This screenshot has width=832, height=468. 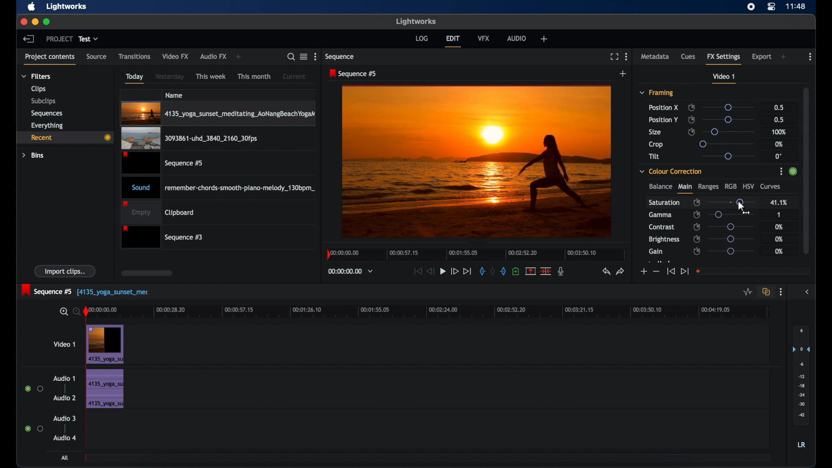 What do you see at coordinates (353, 74) in the screenshot?
I see `sequence 5` at bounding box center [353, 74].